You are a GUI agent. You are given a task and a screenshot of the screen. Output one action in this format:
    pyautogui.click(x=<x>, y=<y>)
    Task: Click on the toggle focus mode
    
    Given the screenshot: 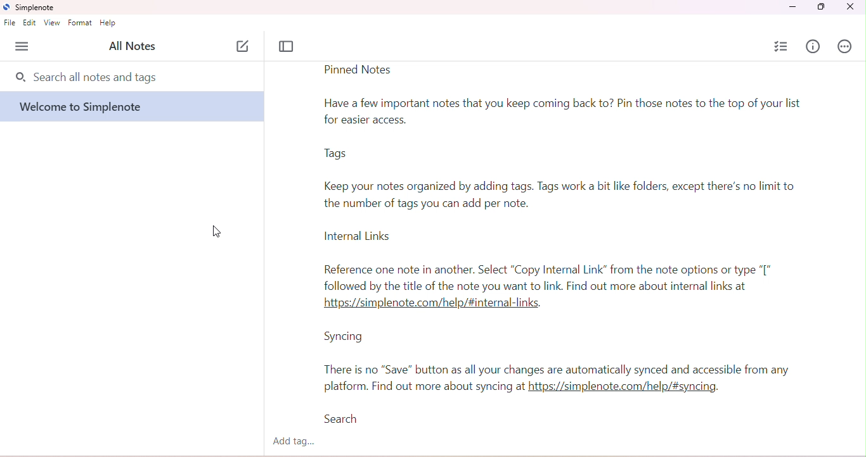 What is the action you would take?
    pyautogui.click(x=288, y=47)
    